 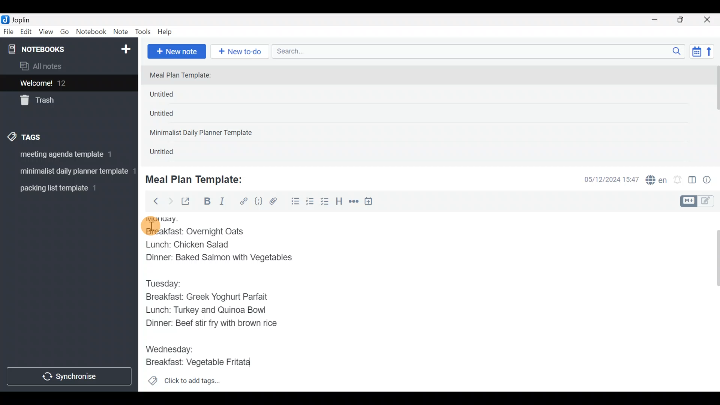 I want to click on Code, so click(x=258, y=201).